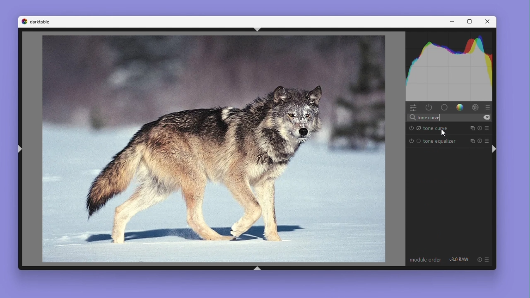 This screenshot has height=298, width=530. I want to click on Module order , so click(425, 260).